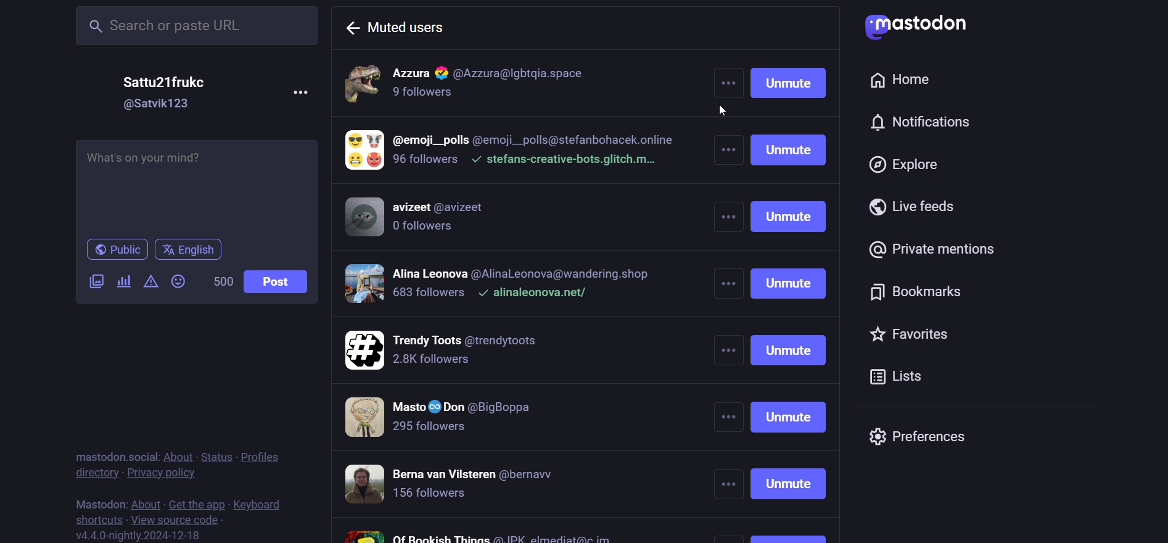  Describe the element at coordinates (192, 27) in the screenshot. I see `search` at that location.